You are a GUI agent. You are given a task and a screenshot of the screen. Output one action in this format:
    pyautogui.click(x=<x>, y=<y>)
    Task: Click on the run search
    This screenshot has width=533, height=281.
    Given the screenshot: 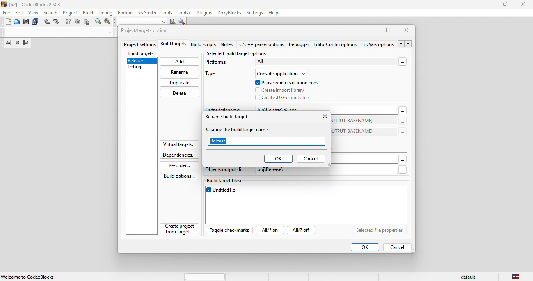 What is the action you would take?
    pyautogui.click(x=173, y=22)
    